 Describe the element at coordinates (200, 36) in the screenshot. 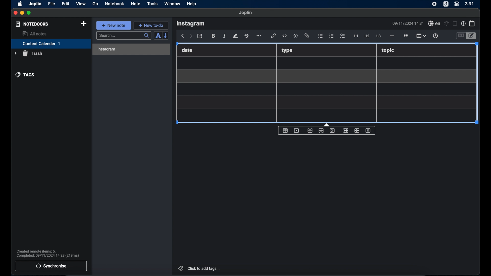

I see `toggle external editor` at that location.